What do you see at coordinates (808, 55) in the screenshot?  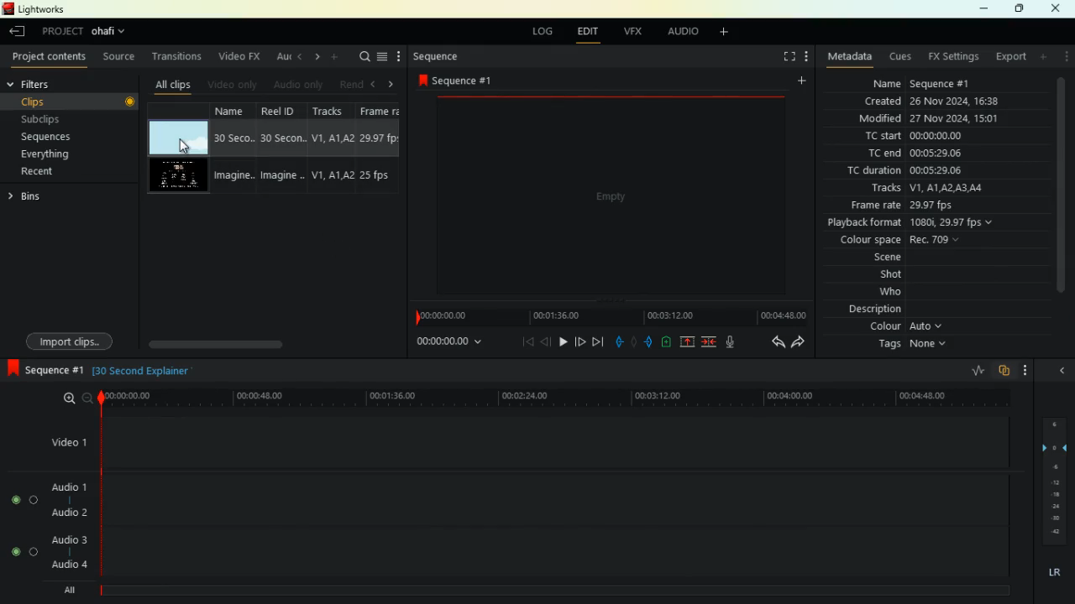 I see `more` at bounding box center [808, 55].